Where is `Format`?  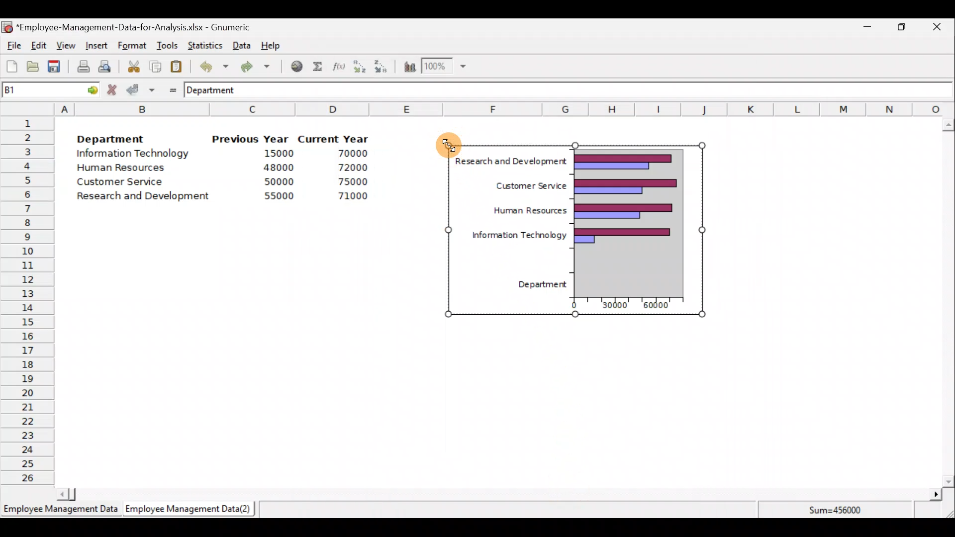 Format is located at coordinates (132, 46).